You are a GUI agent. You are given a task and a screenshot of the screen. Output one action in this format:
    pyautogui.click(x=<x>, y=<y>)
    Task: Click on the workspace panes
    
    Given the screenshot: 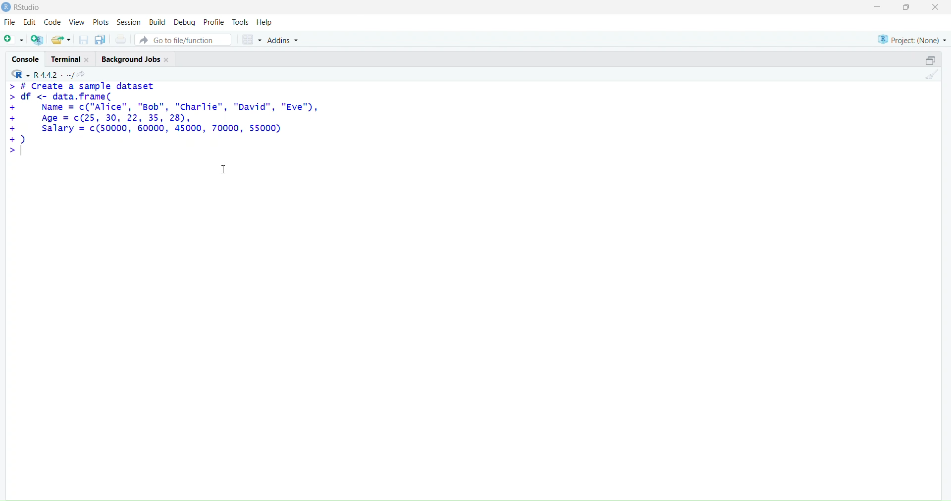 What is the action you would take?
    pyautogui.click(x=251, y=40)
    